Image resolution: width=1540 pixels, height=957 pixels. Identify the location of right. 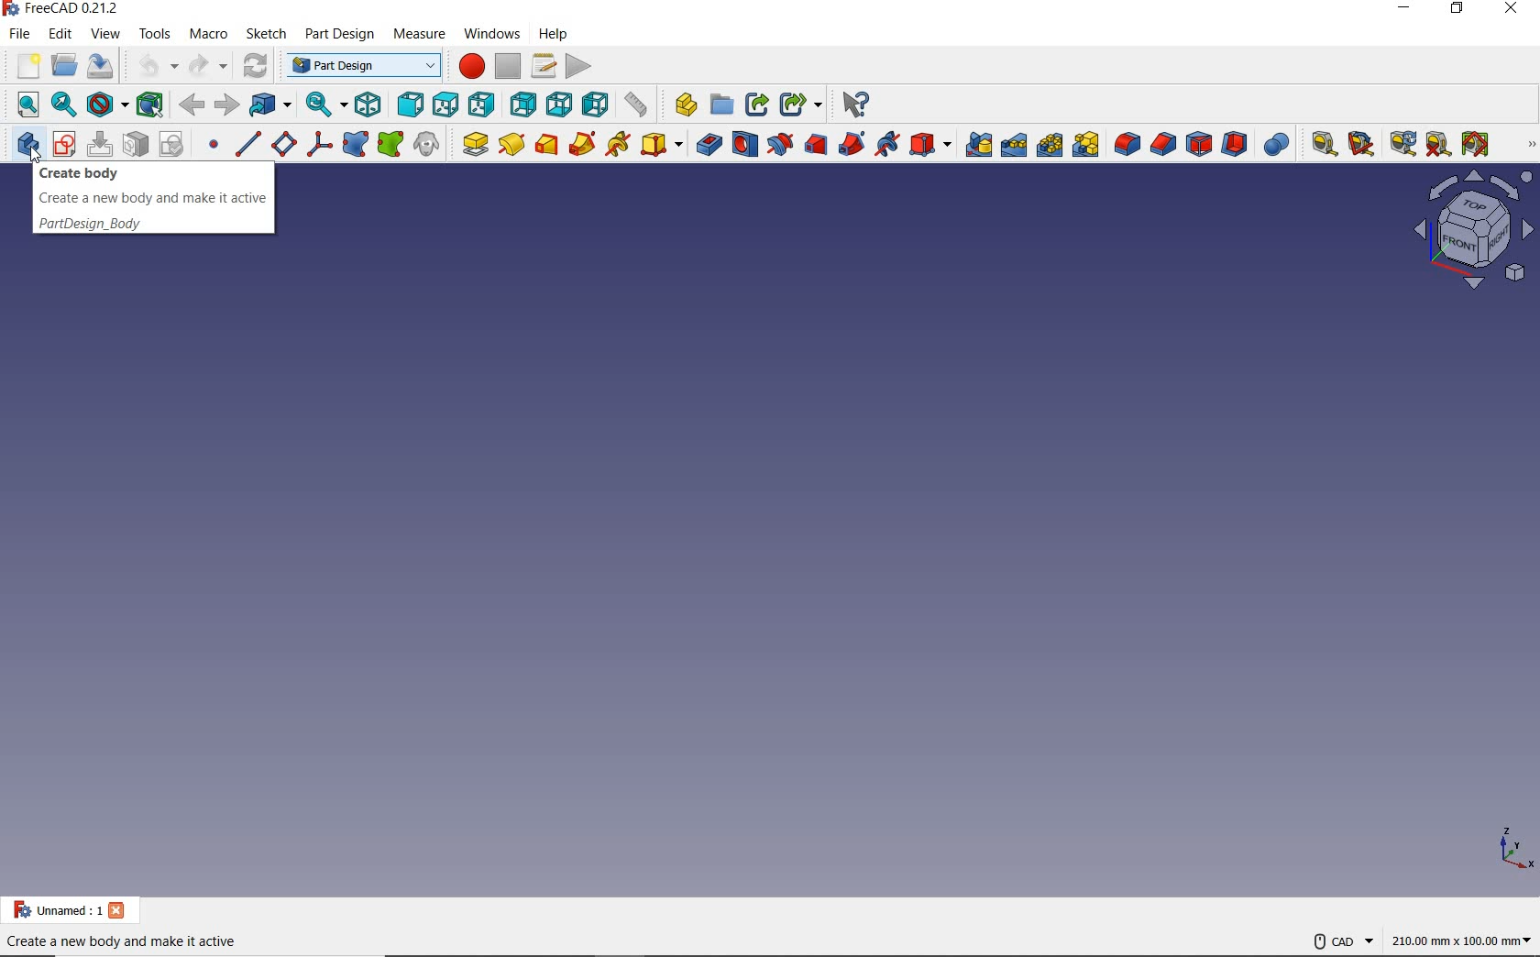
(480, 105).